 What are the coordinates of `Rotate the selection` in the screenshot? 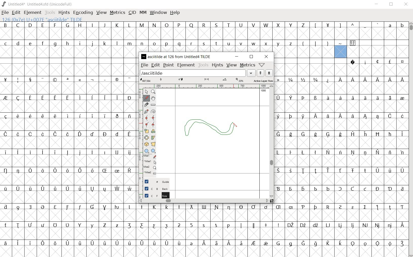 It's located at (153, 138).